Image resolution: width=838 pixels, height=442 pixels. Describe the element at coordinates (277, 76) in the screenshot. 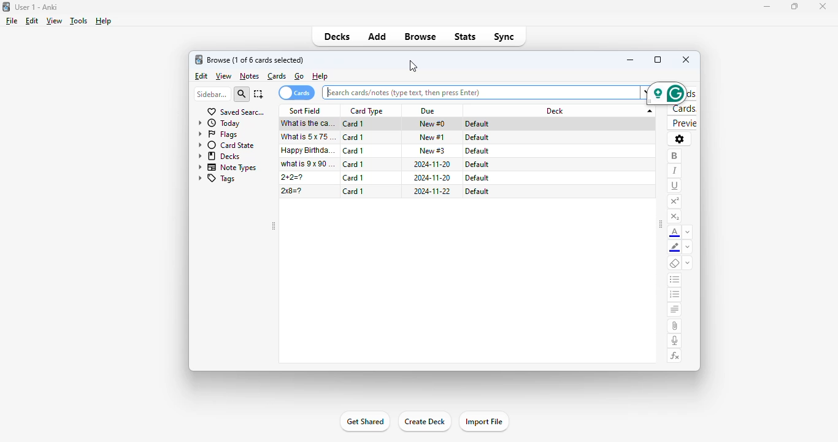

I see `cards` at that location.